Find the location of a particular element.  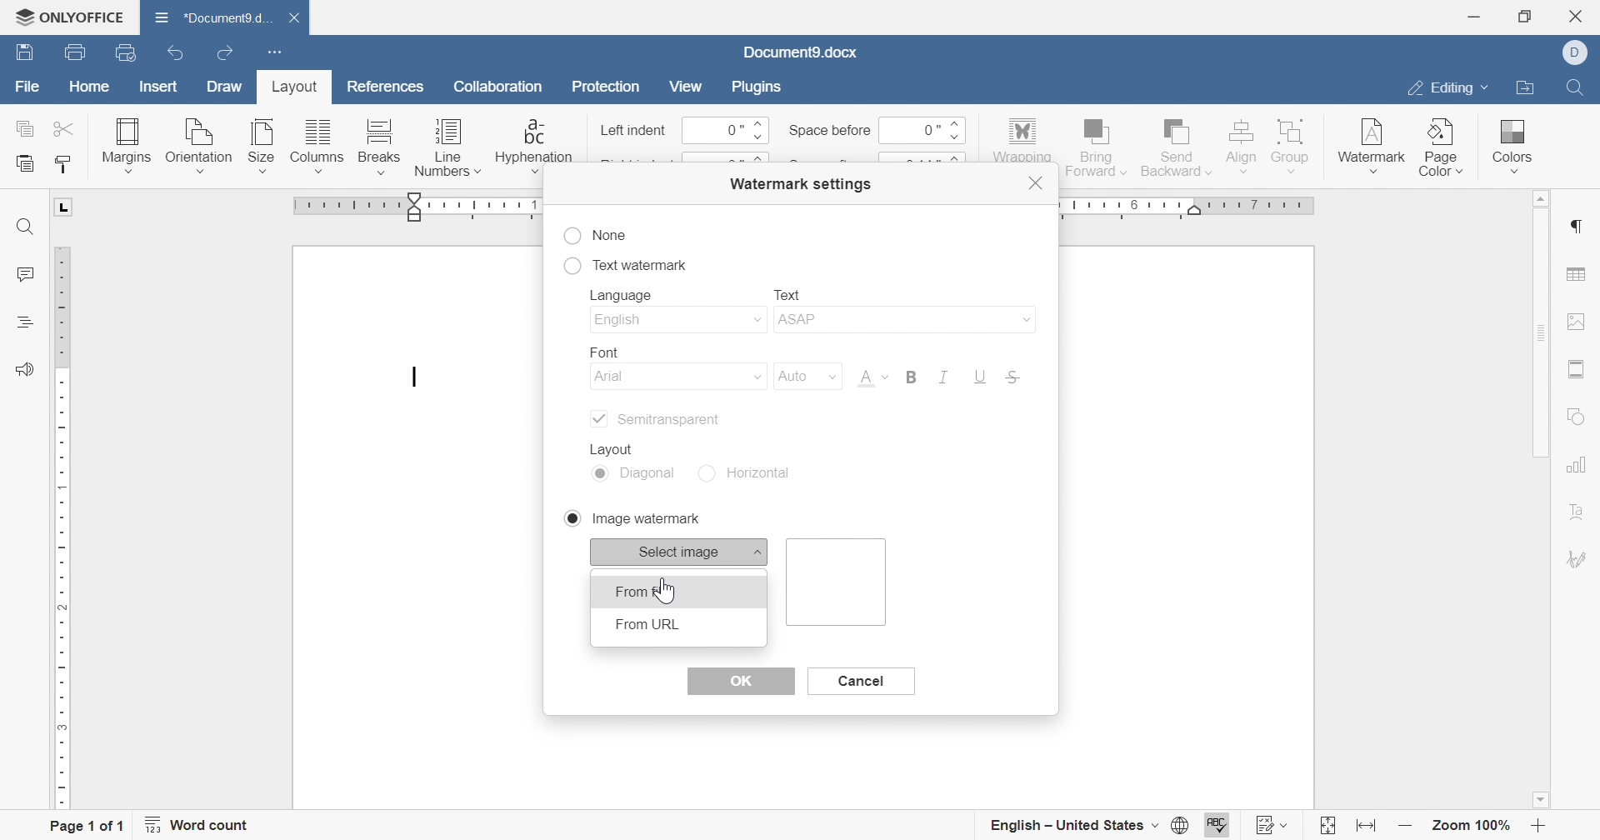

quick print is located at coordinates (133, 54).